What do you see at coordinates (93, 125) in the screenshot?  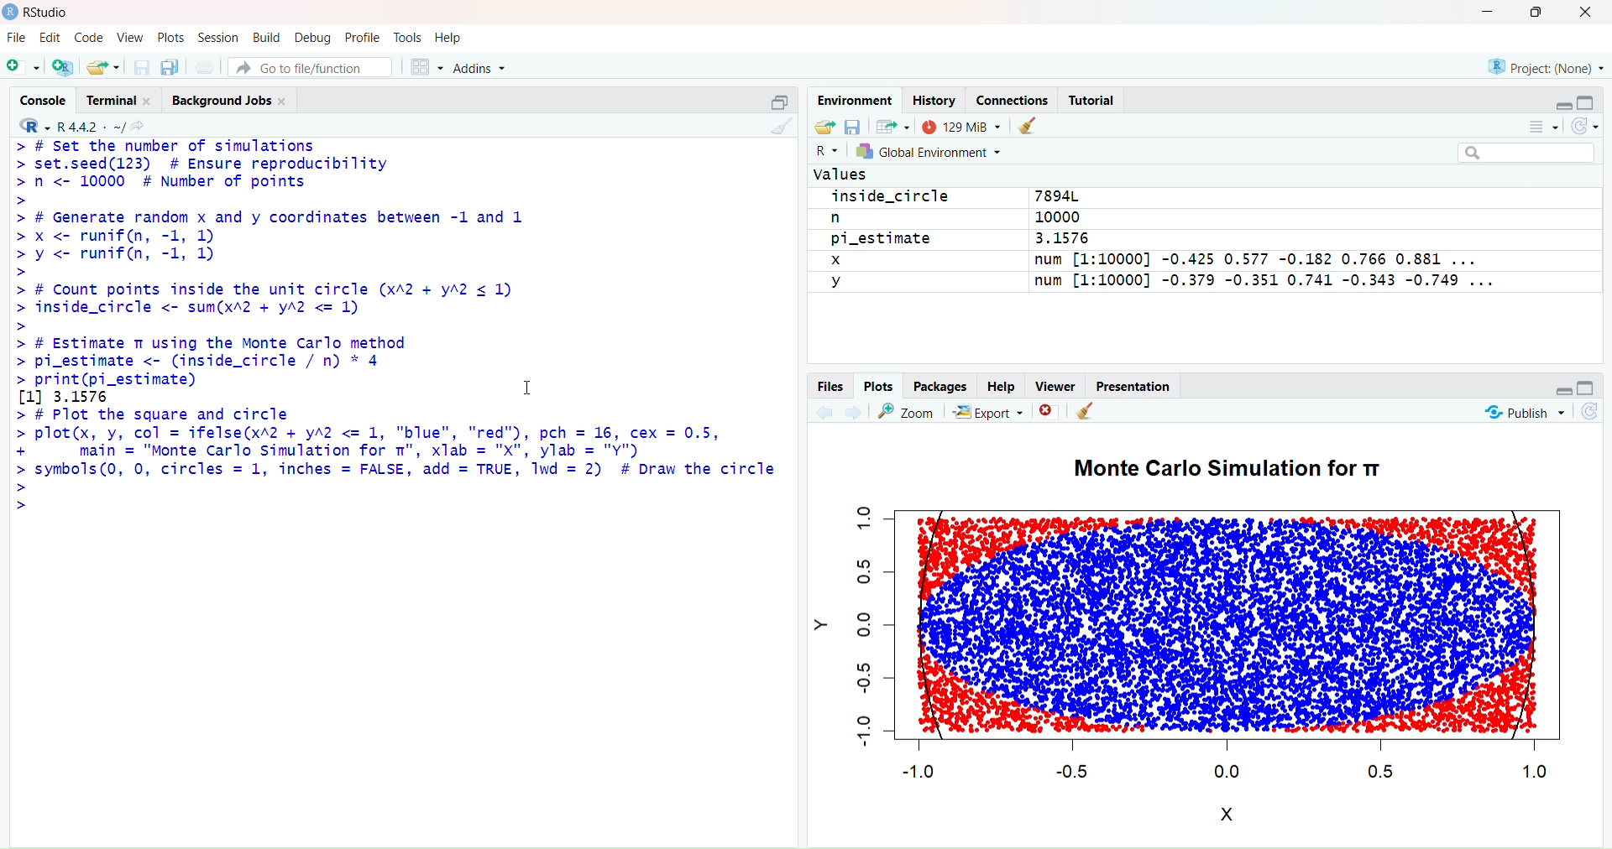 I see `R 4.2.2~/` at bounding box center [93, 125].